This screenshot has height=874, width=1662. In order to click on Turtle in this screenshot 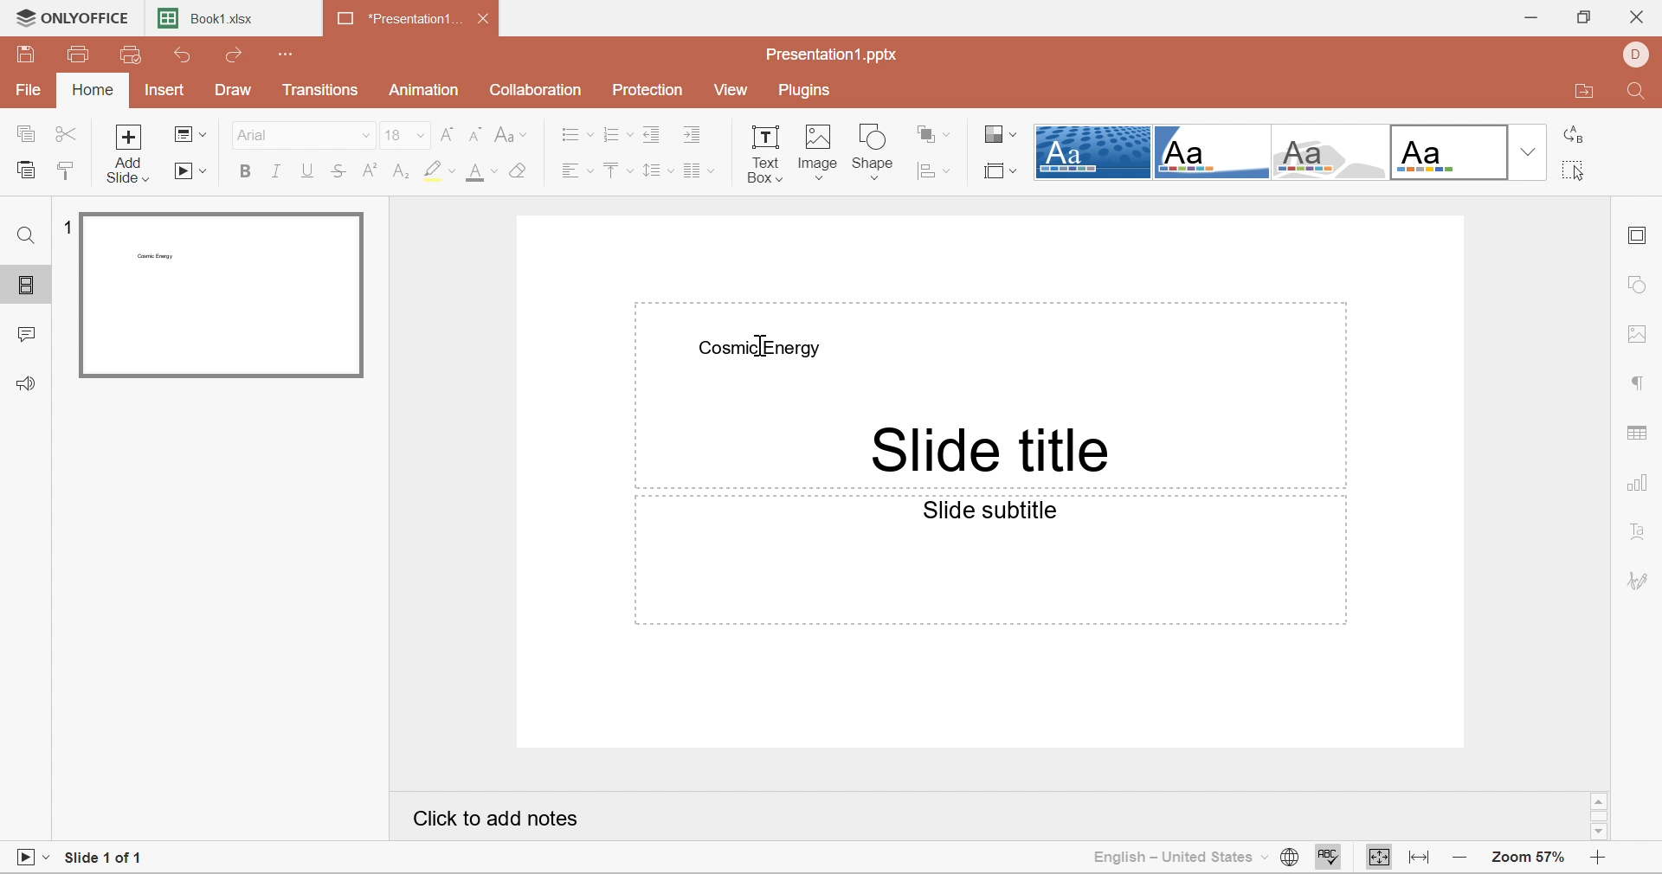, I will do `click(1333, 153)`.